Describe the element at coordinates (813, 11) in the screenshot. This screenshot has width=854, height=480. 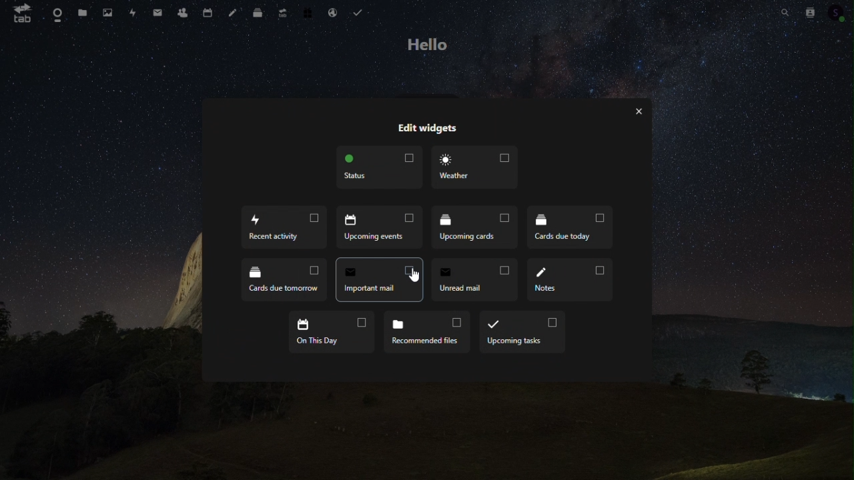
I see `Contacts` at that location.